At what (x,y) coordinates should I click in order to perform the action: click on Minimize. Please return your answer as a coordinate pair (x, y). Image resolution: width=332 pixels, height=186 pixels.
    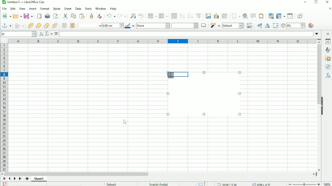
    Looking at the image, I should click on (304, 2).